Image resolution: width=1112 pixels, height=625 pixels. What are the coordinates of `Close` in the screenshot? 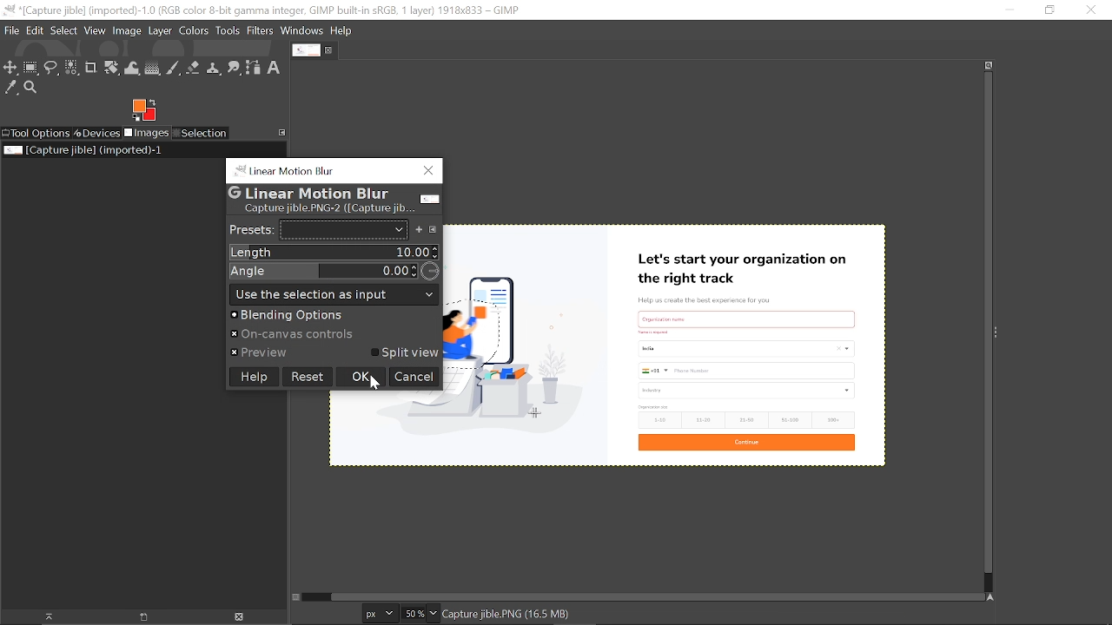 It's located at (427, 173).